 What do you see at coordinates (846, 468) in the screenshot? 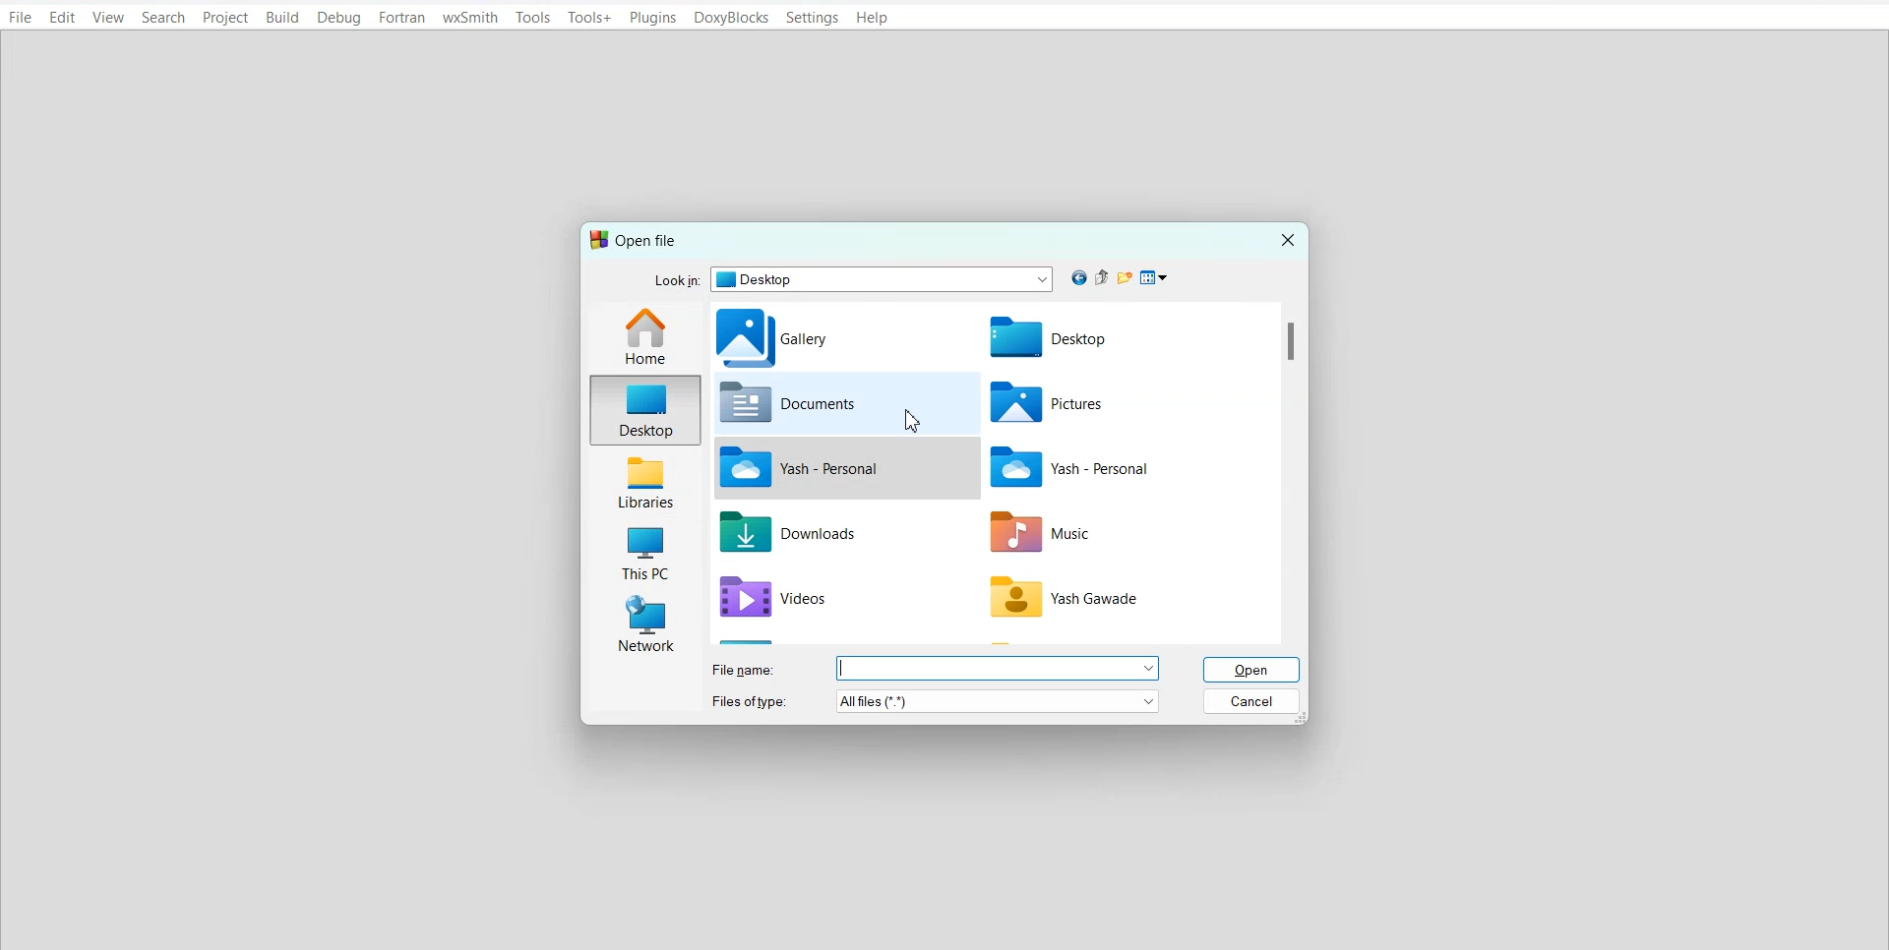
I see `Yash file` at bounding box center [846, 468].